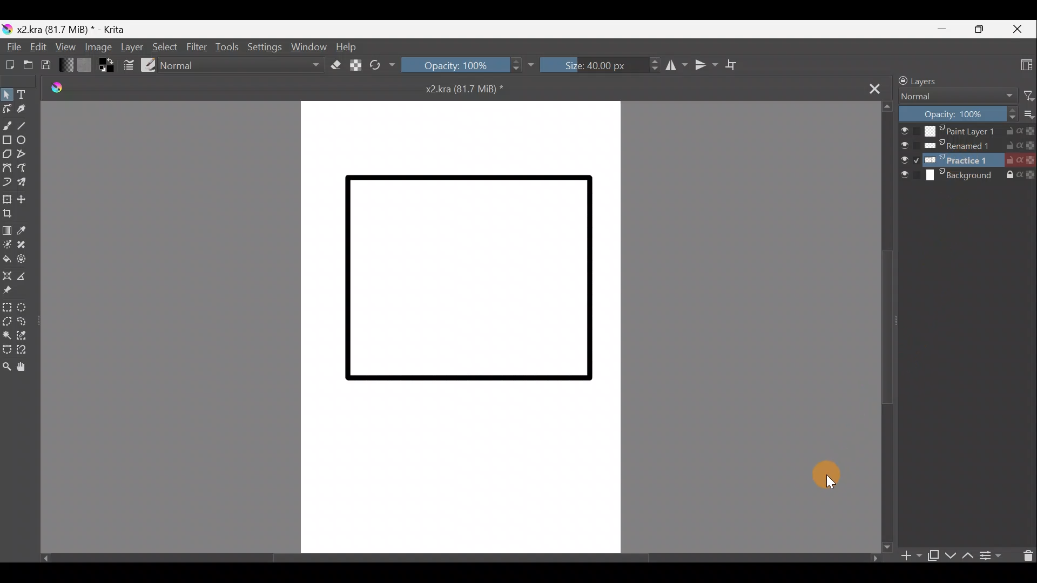 Image resolution: width=1037 pixels, height=583 pixels. Describe the element at coordinates (967, 147) in the screenshot. I see `Renamed1` at that location.